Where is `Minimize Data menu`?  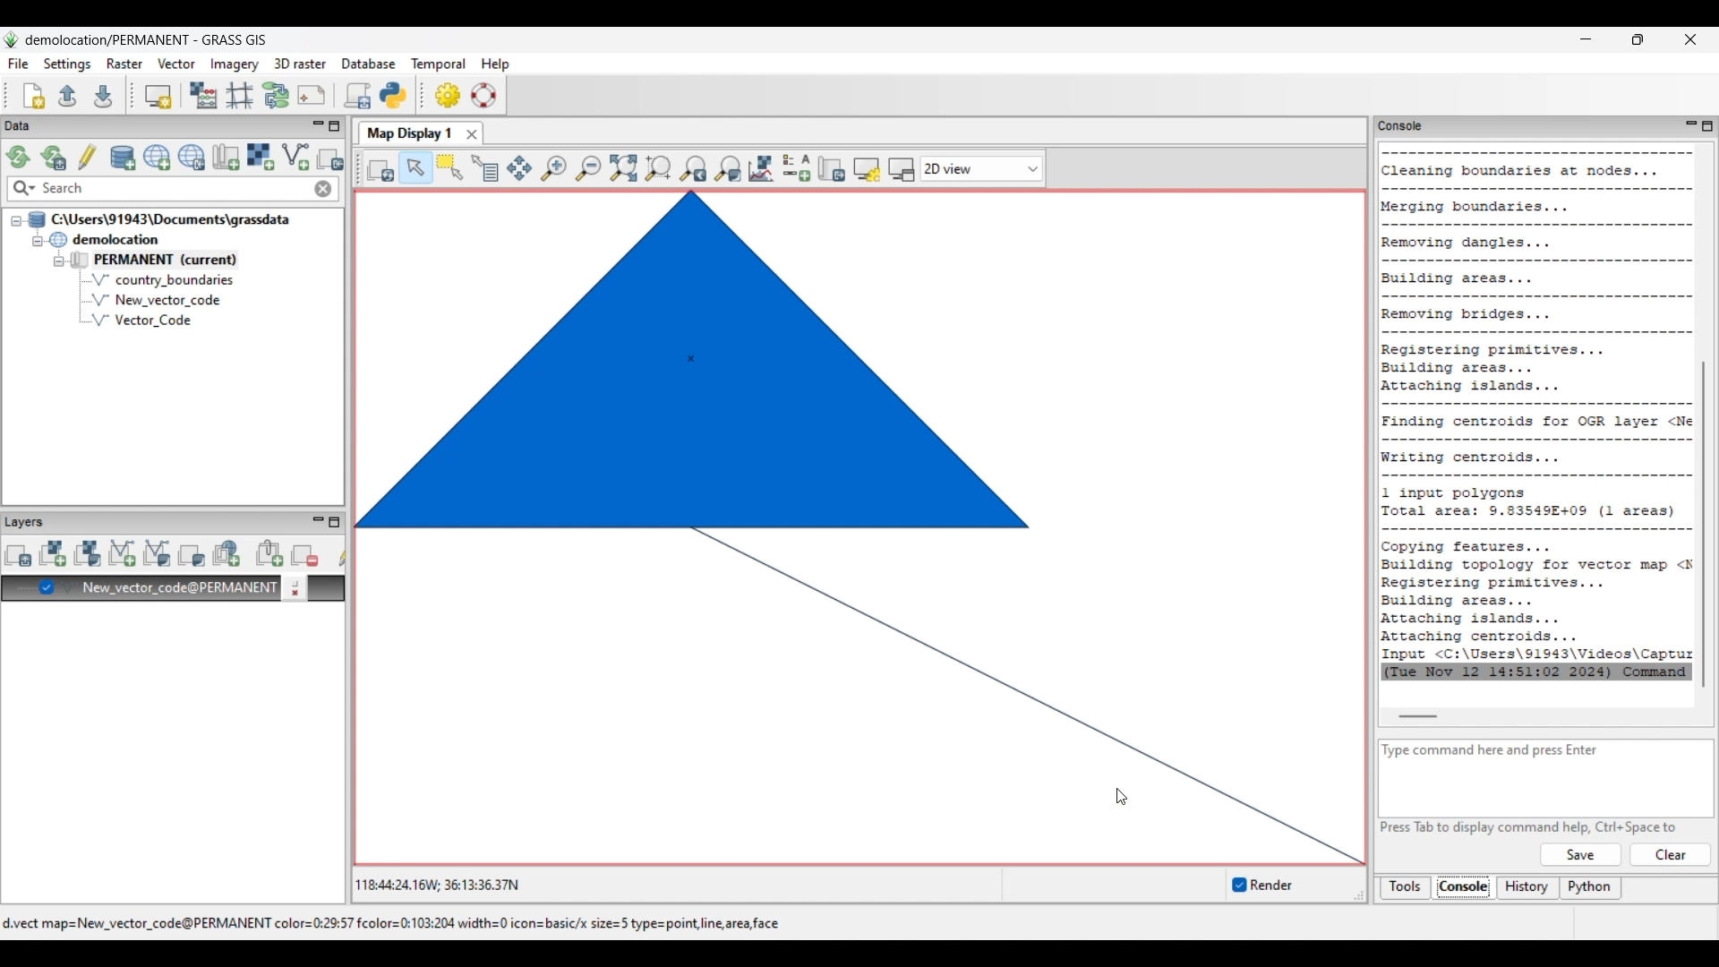 Minimize Data menu is located at coordinates (318, 127).